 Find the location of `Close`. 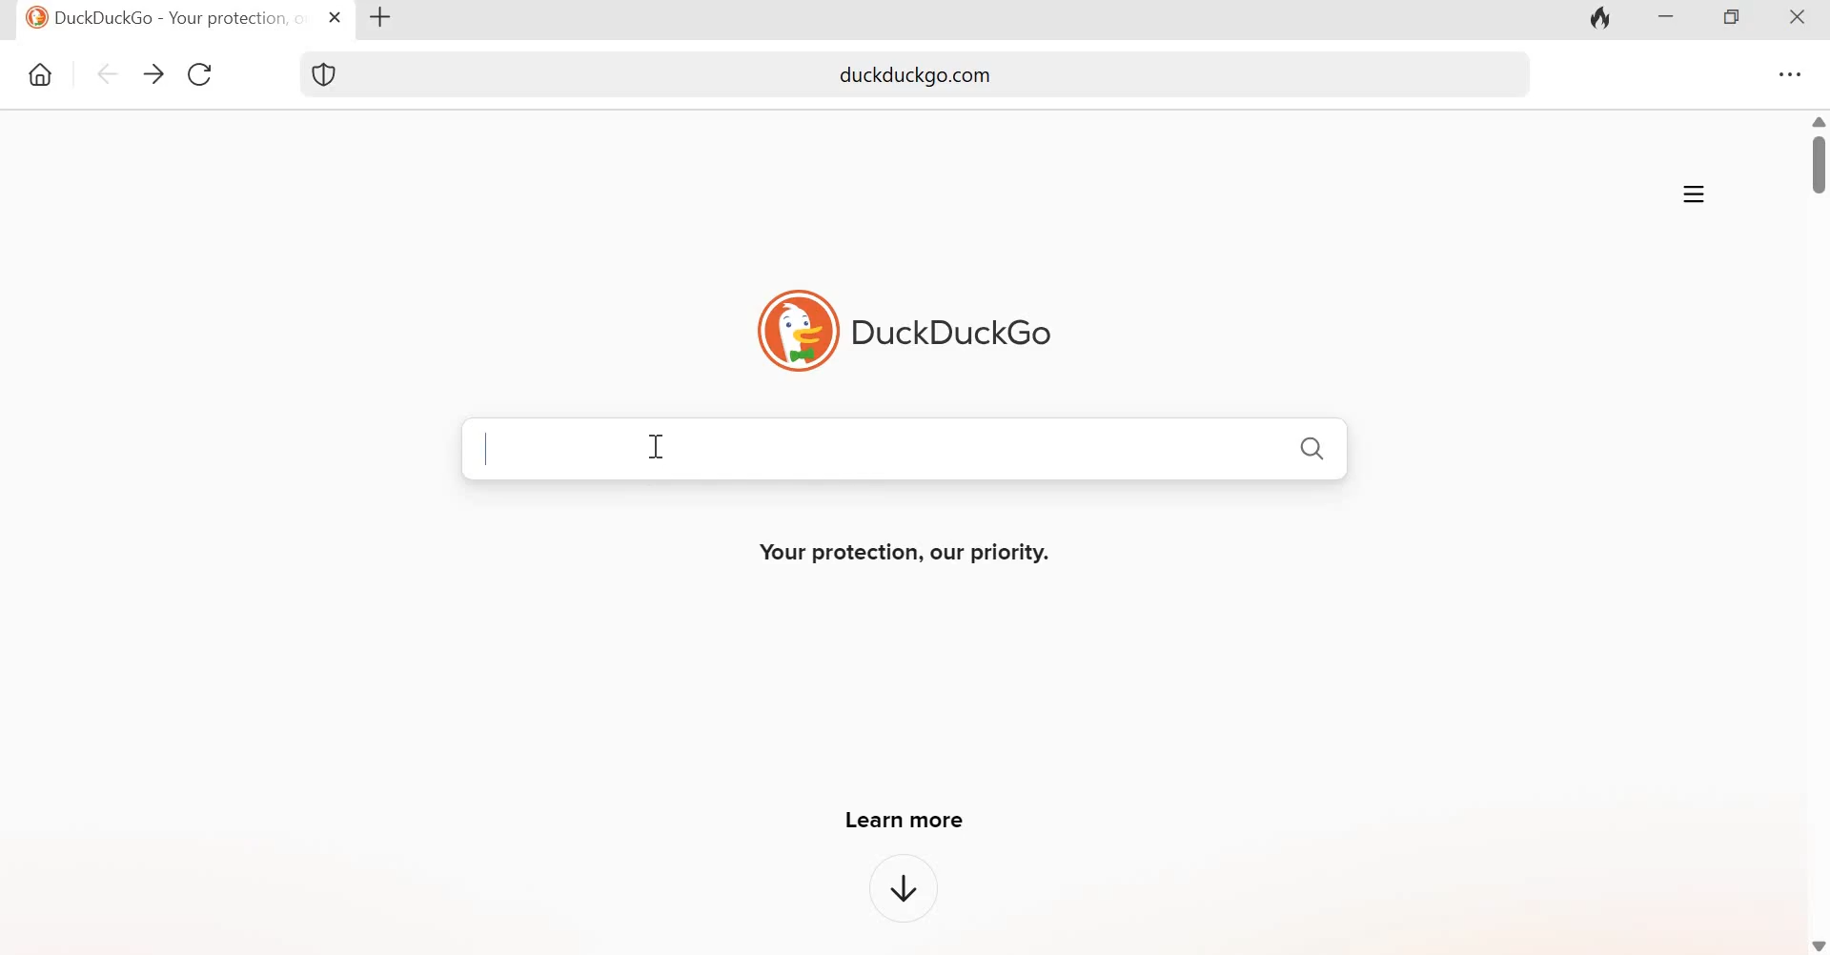

Close is located at coordinates (1799, 17).